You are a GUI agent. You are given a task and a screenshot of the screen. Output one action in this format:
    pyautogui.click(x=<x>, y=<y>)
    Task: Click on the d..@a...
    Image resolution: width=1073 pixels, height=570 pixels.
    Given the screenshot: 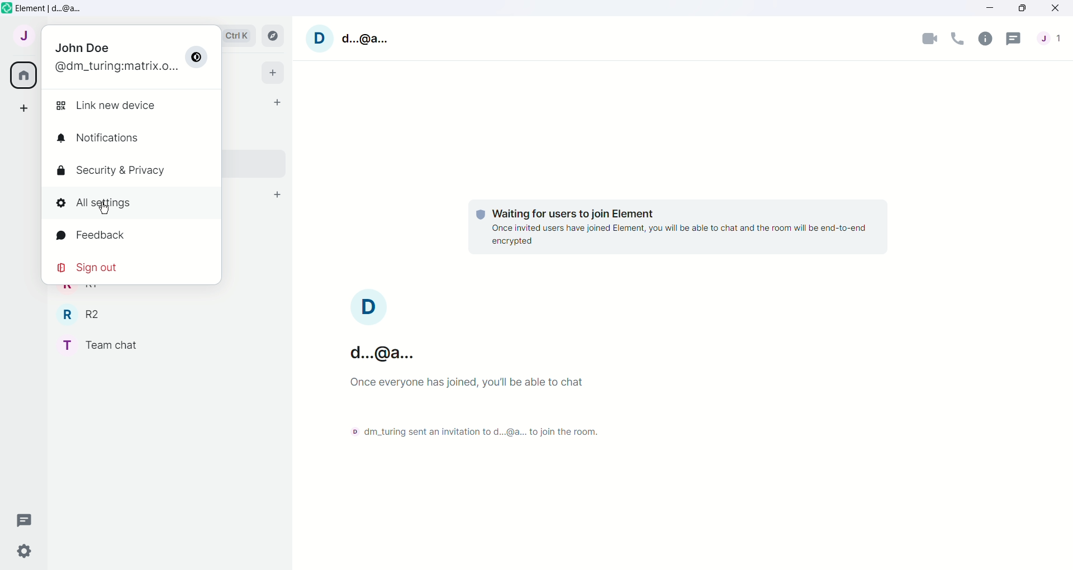 What is the action you would take?
    pyautogui.click(x=382, y=354)
    